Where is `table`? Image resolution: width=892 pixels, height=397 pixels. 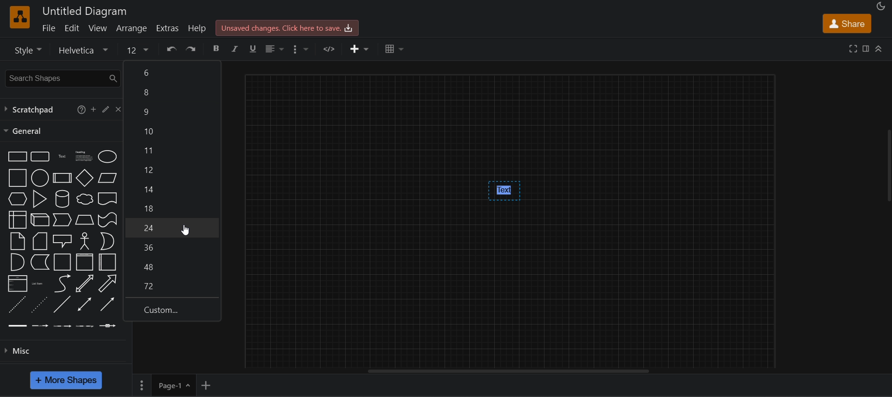
table is located at coordinates (395, 49).